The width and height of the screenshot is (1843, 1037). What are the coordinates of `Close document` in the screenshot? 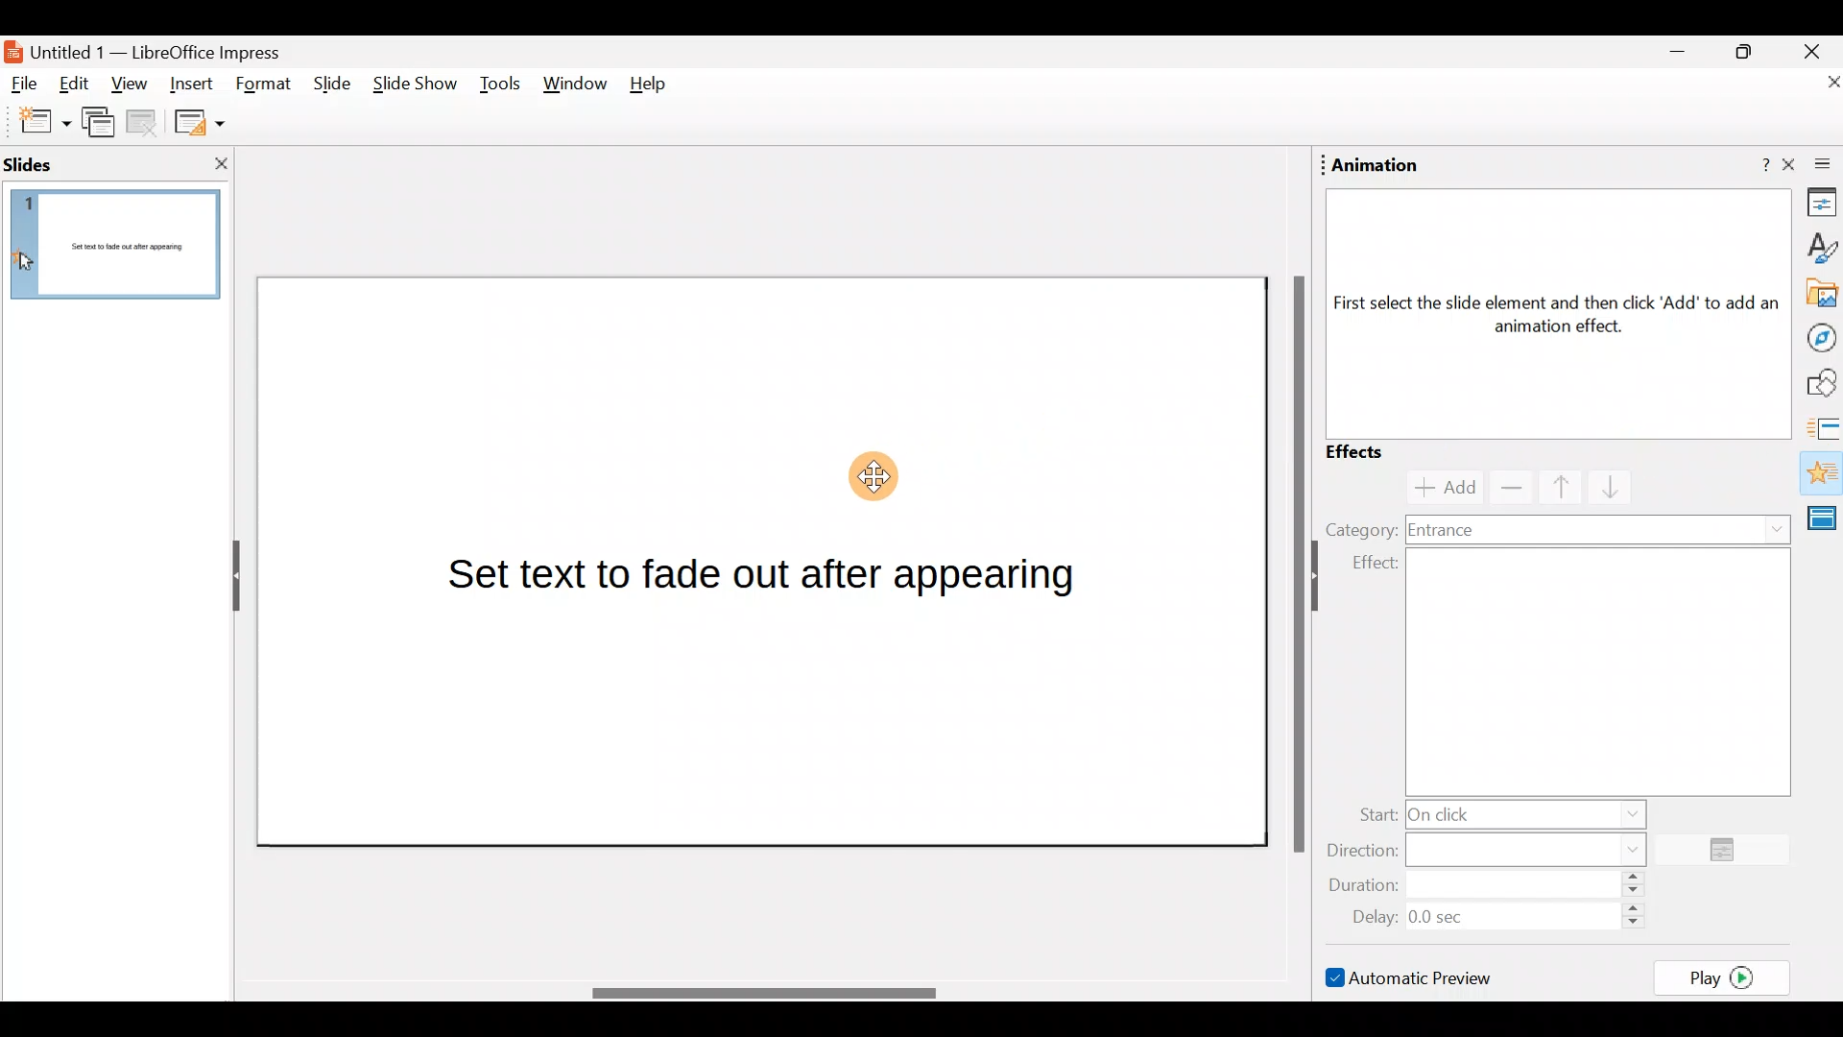 It's located at (1814, 84).